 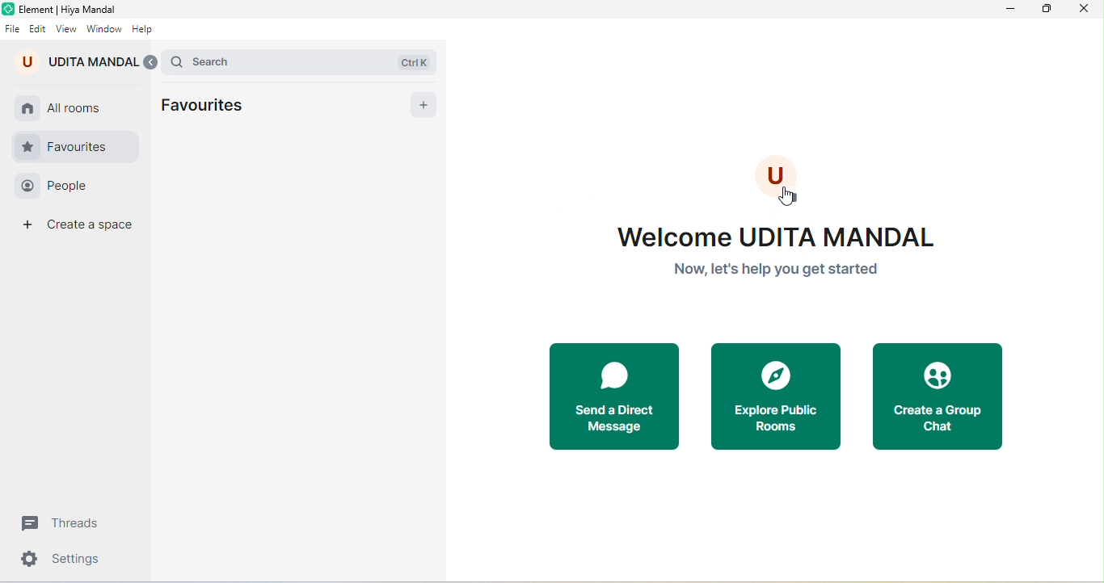 What do you see at coordinates (421, 107) in the screenshot?
I see `add` at bounding box center [421, 107].